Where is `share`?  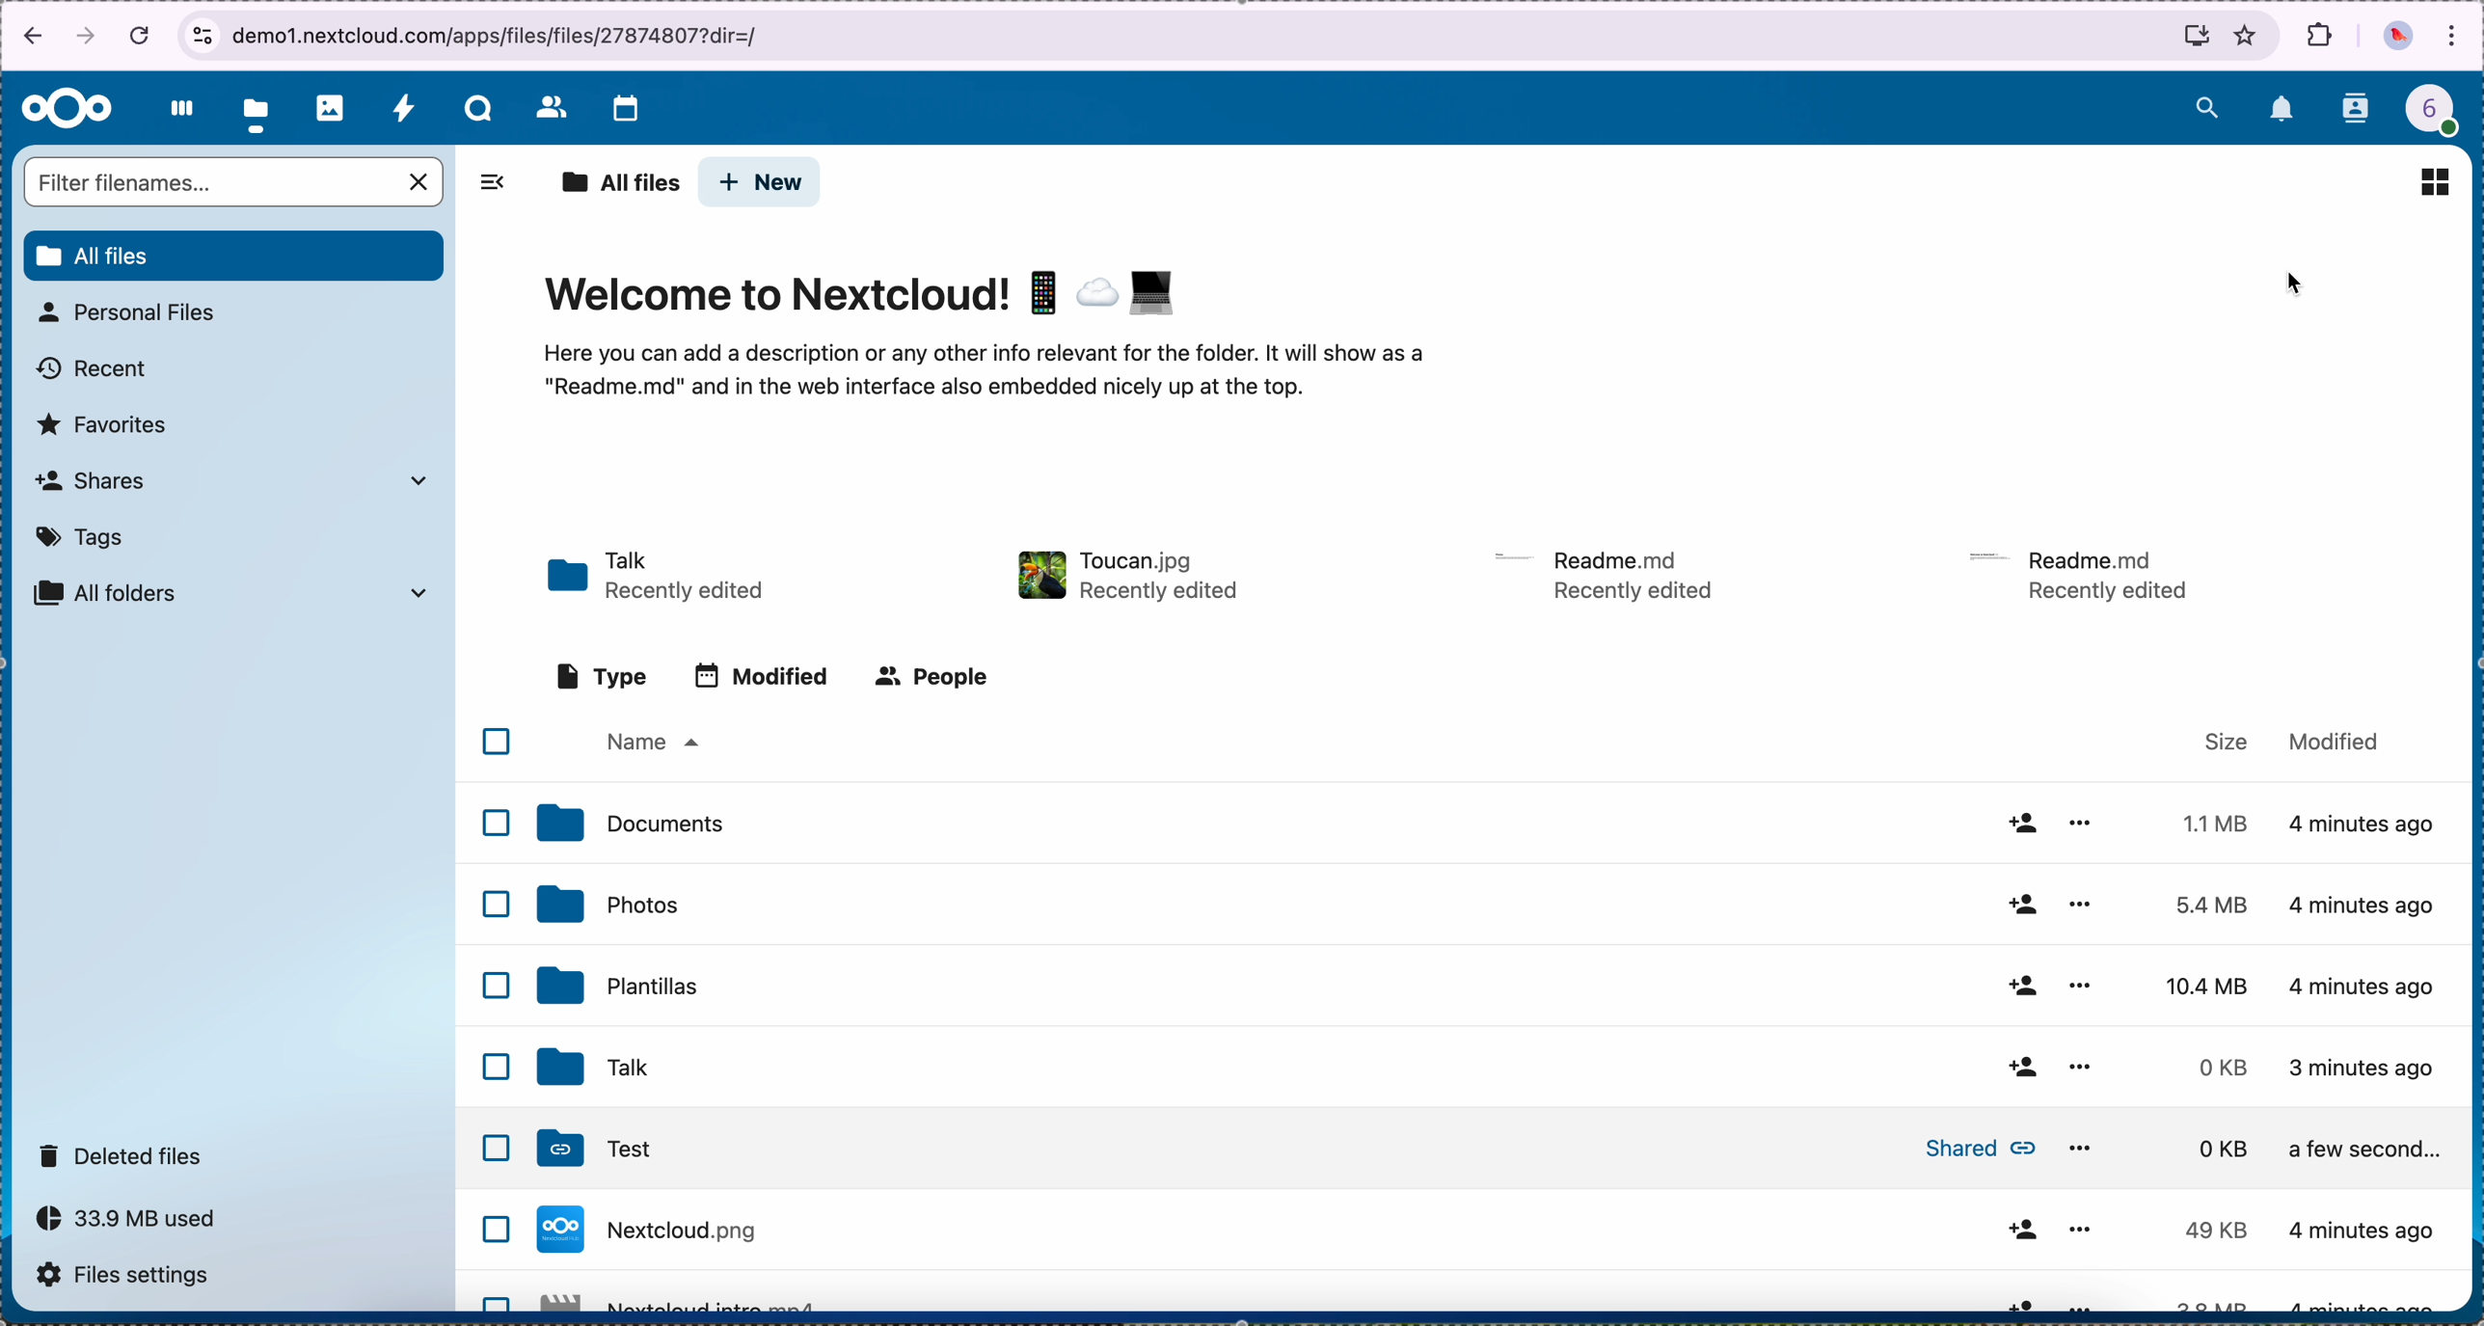 share is located at coordinates (2019, 1230).